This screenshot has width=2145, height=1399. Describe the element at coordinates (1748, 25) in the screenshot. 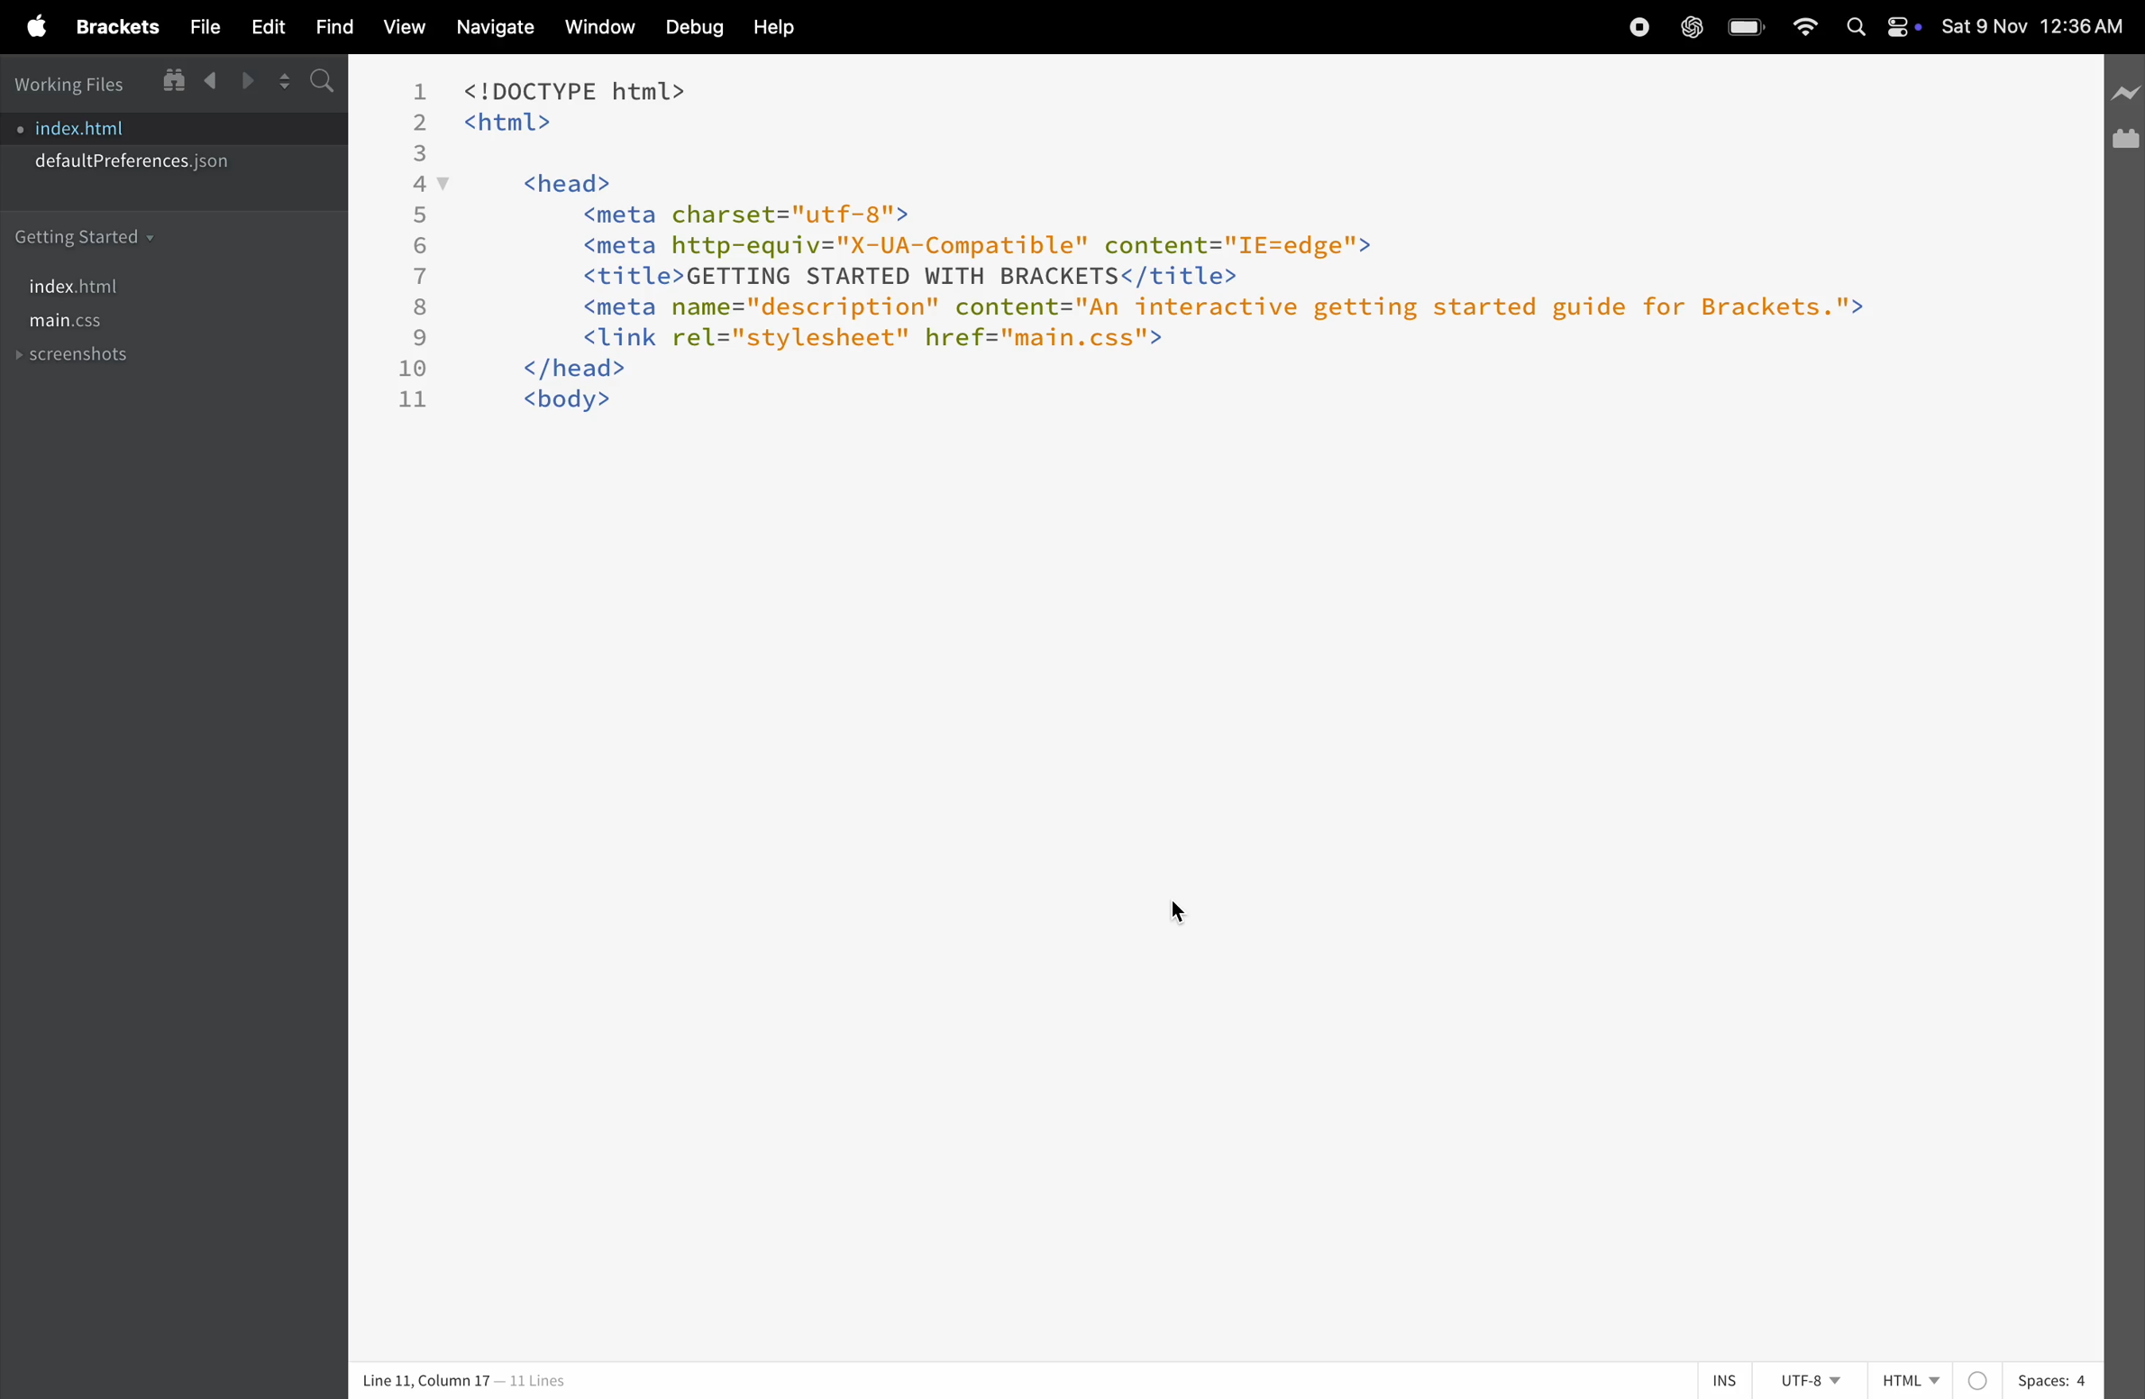

I see `battery` at that location.